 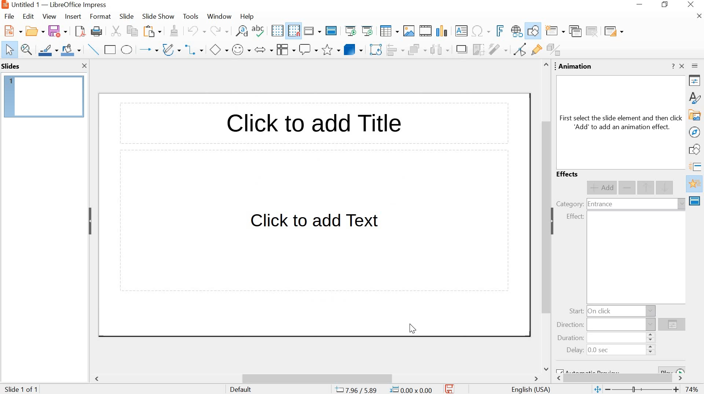 I want to click on ellipse, so click(x=127, y=50).